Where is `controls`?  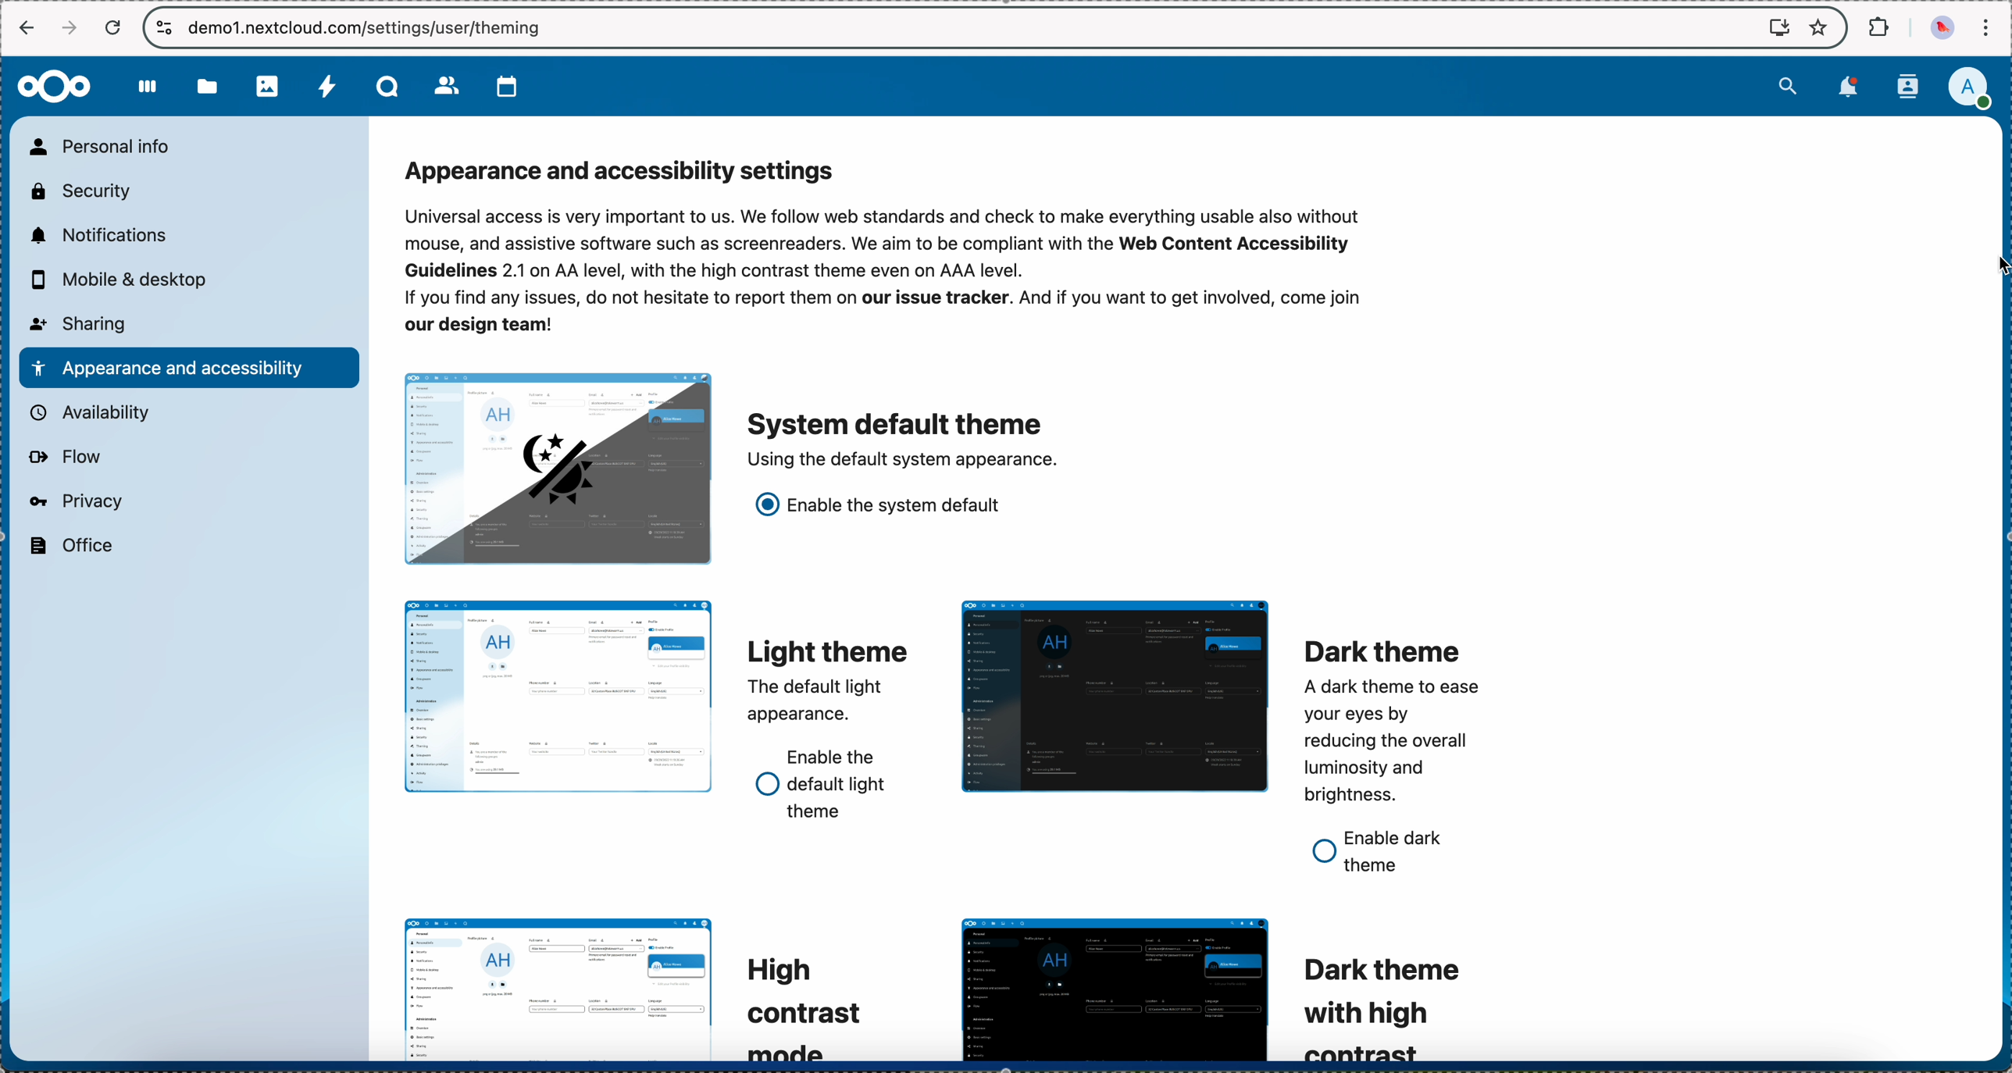
controls is located at coordinates (161, 27).